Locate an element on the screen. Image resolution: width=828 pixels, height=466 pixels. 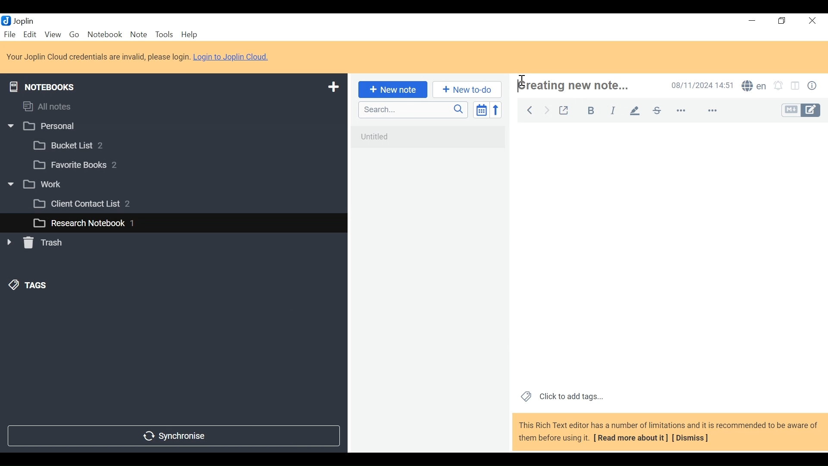
L_] Research Notebook is located at coordinates (78, 224).